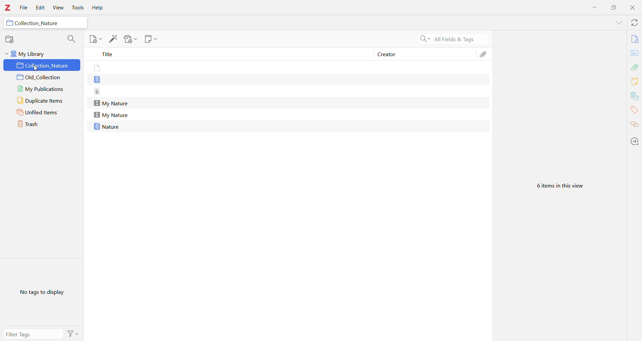  I want to click on Unfiled Items, so click(42, 113).